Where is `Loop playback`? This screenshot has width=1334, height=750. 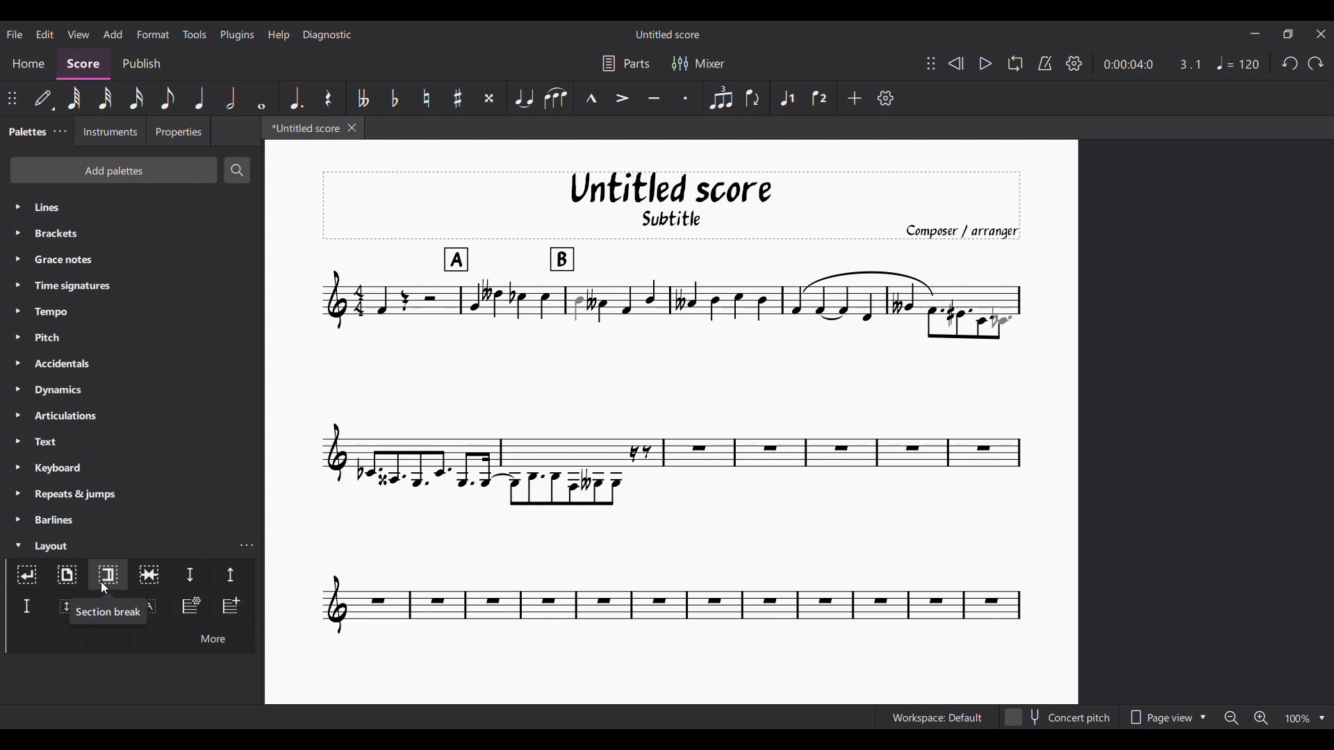
Loop playback is located at coordinates (1015, 63).